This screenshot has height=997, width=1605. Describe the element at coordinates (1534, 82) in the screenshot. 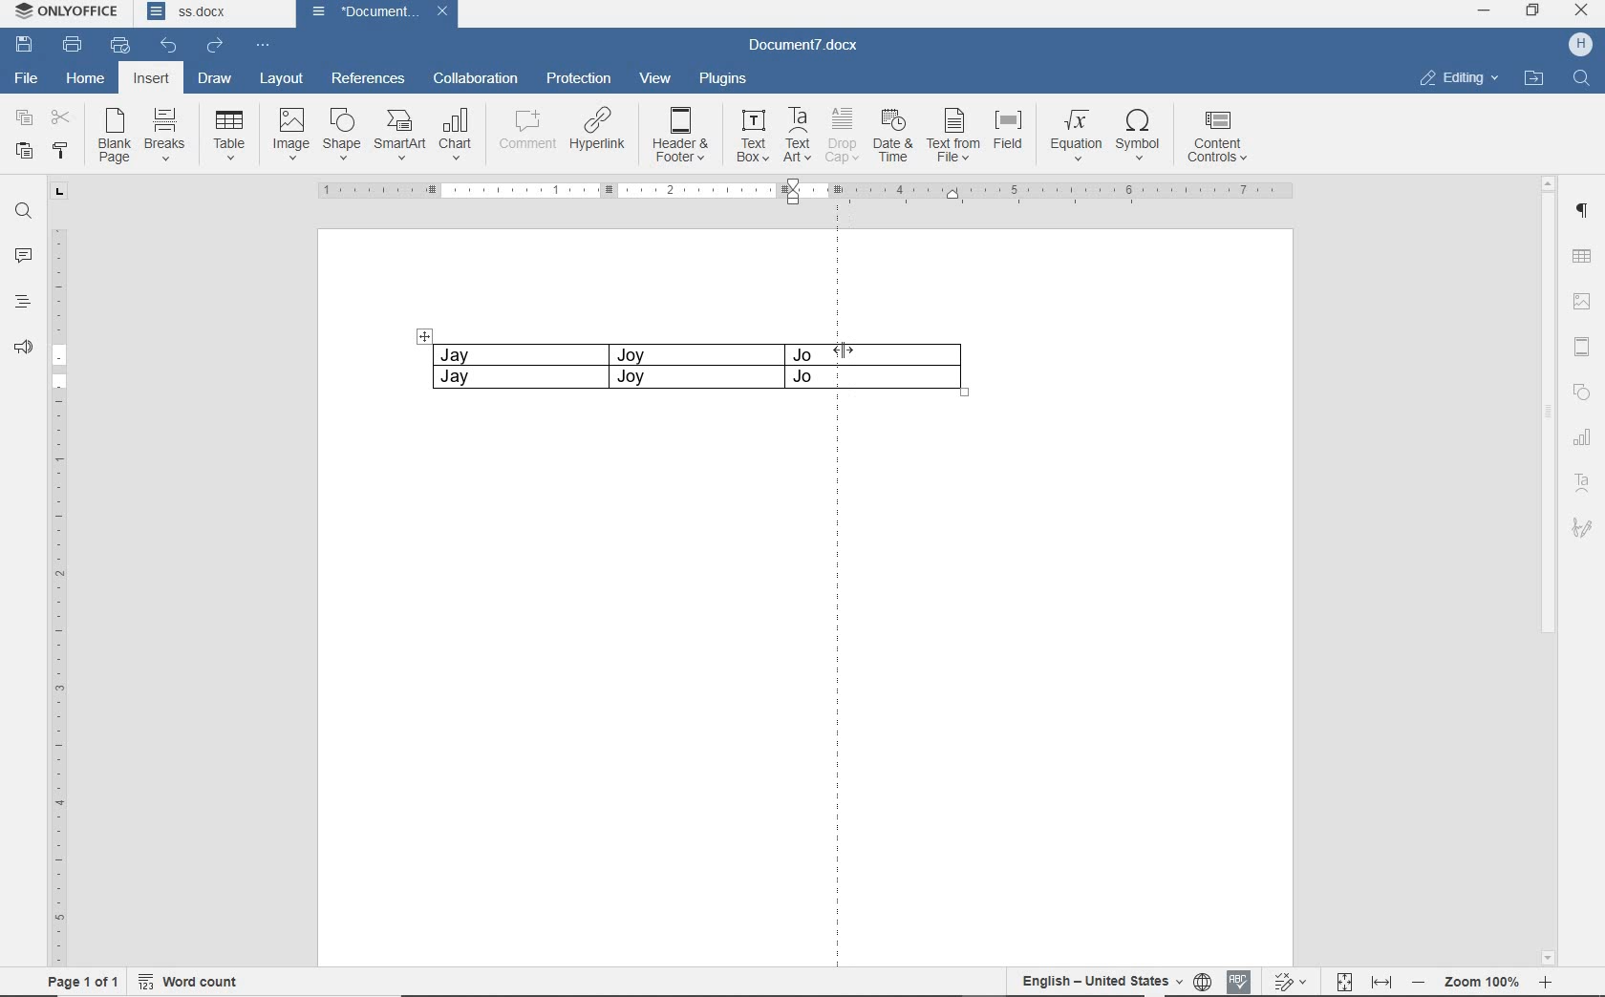

I see `OPEN FILE LOCATION` at that location.